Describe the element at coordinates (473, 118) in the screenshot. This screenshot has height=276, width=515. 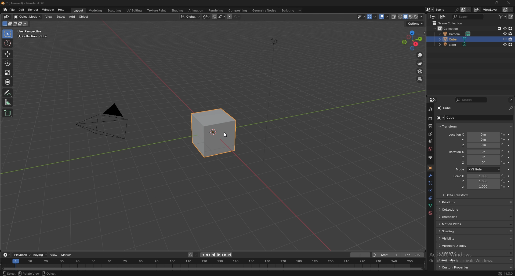
I see `cube` at that location.